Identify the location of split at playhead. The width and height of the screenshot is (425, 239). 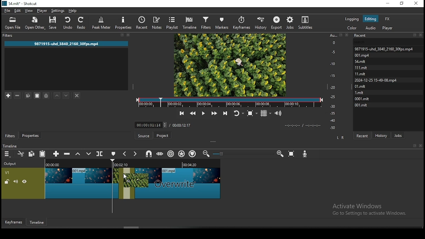
(99, 154).